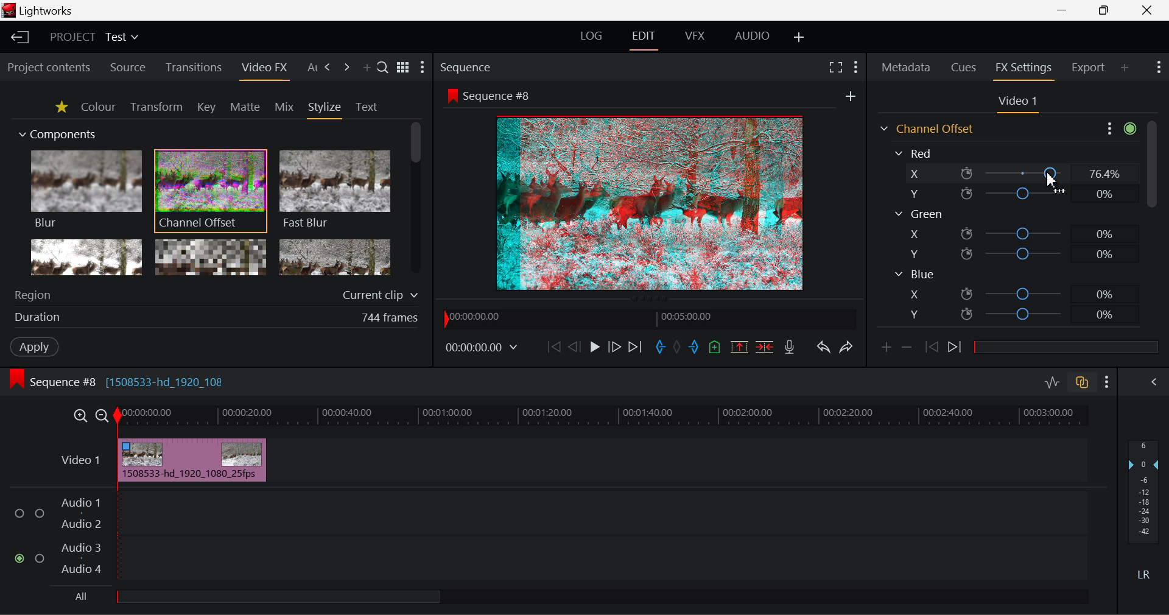  I want to click on Mix, so click(285, 108).